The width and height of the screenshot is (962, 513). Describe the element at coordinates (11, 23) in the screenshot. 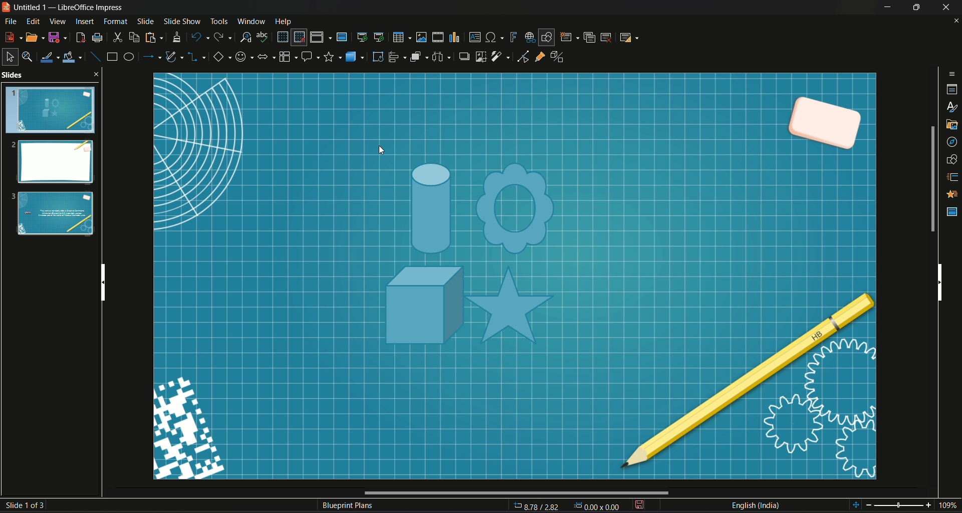

I see `File` at that location.